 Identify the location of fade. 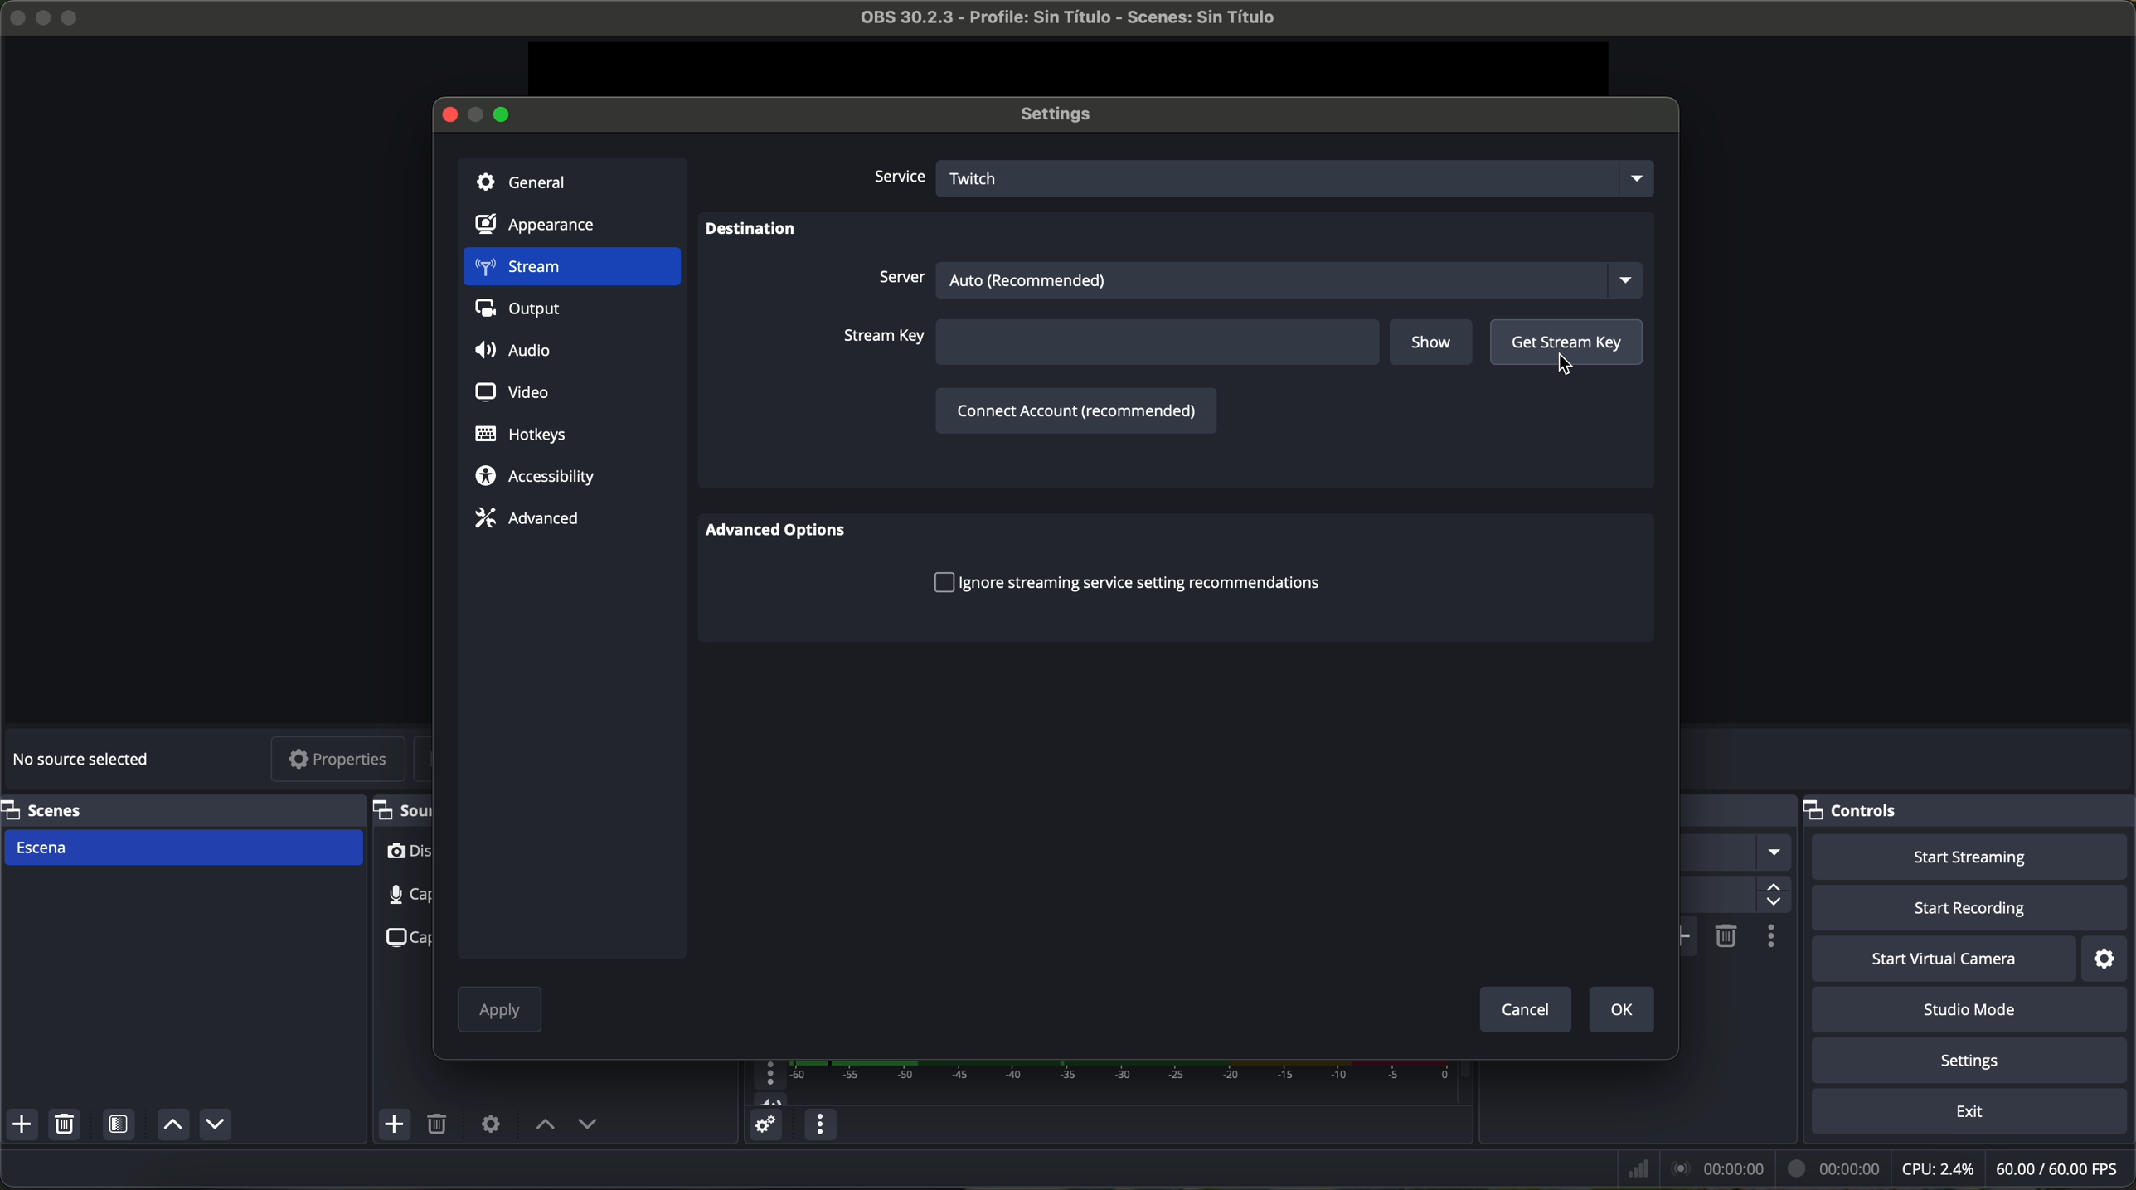
(1735, 853).